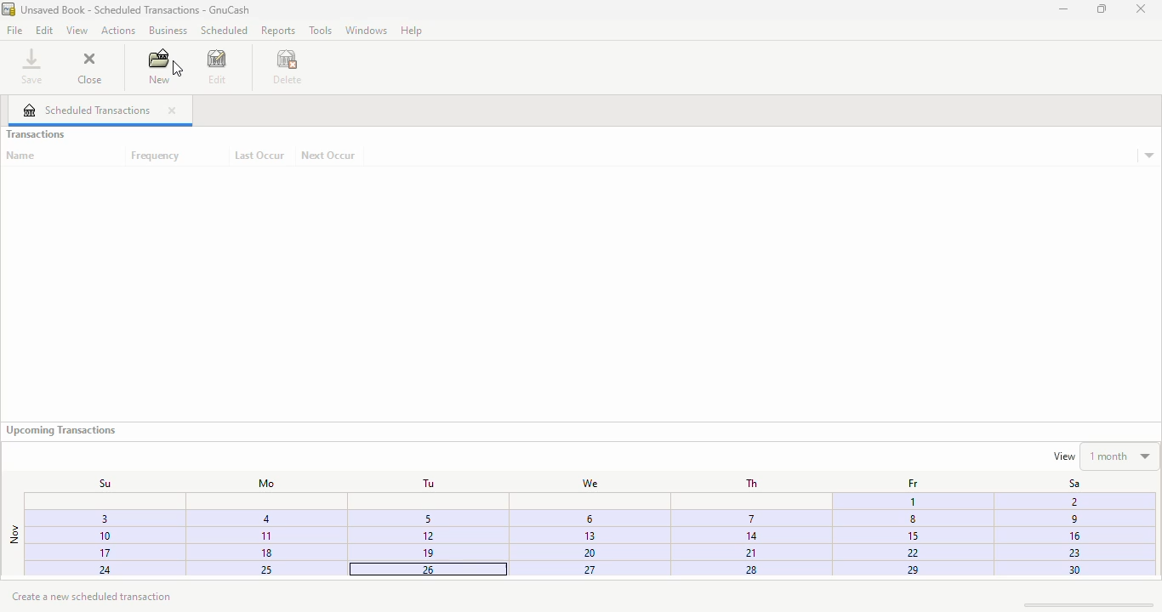 This screenshot has width=1162, height=612. I want to click on nov, so click(14, 535).